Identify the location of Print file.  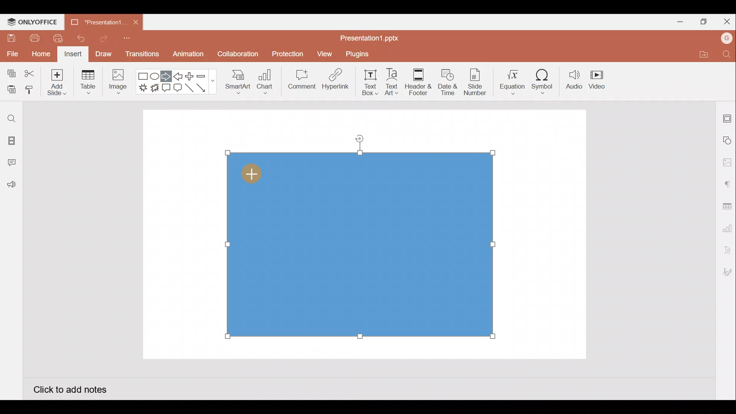
(34, 38).